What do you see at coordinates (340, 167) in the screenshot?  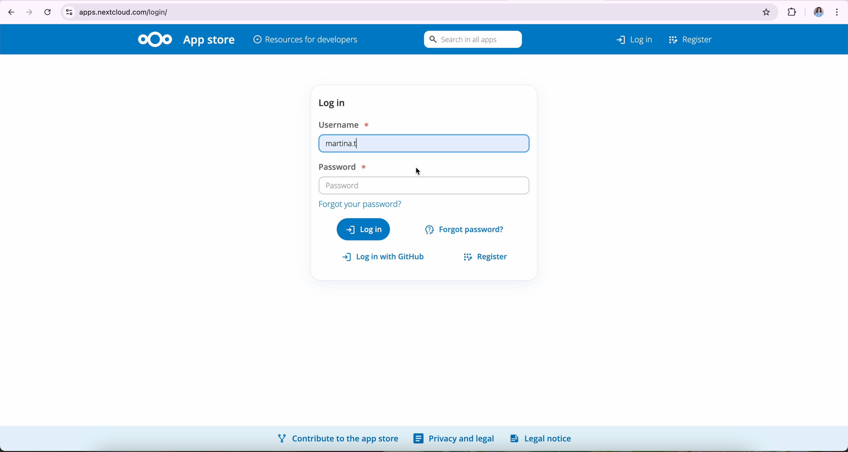 I see `password ` at bounding box center [340, 167].